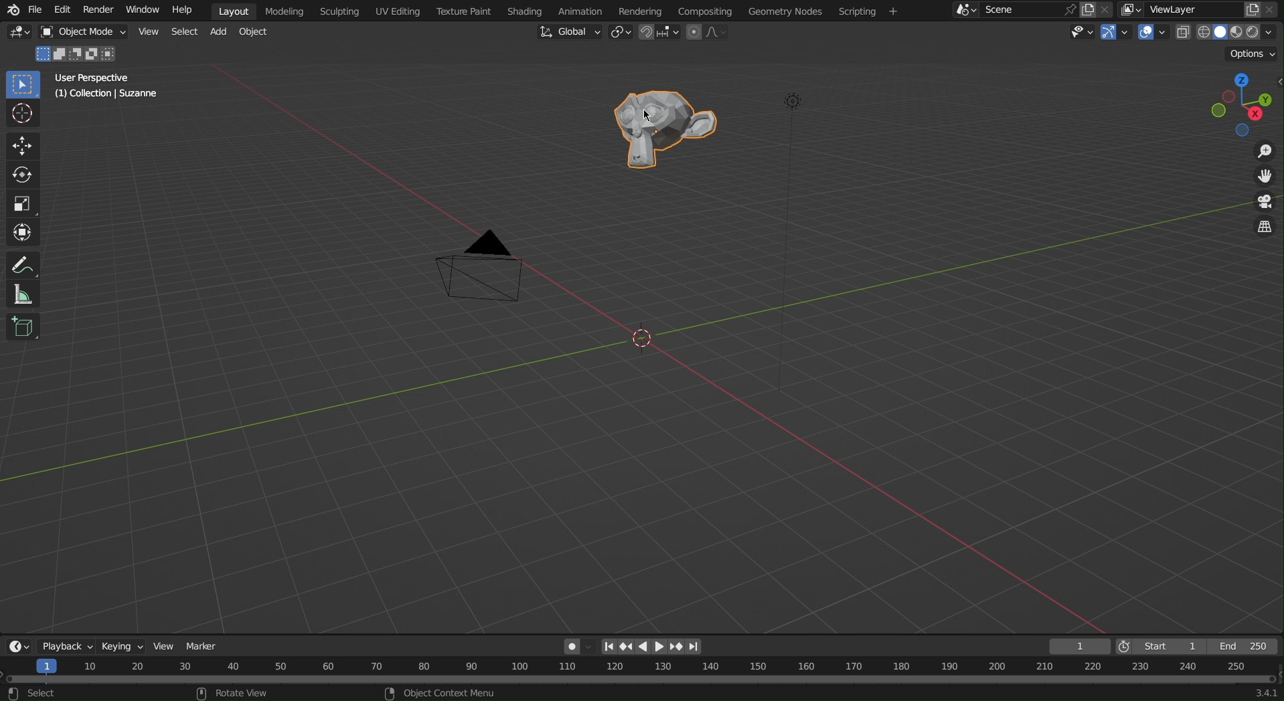 The image size is (1284, 701). What do you see at coordinates (569, 32) in the screenshot?
I see `Global` at bounding box center [569, 32].